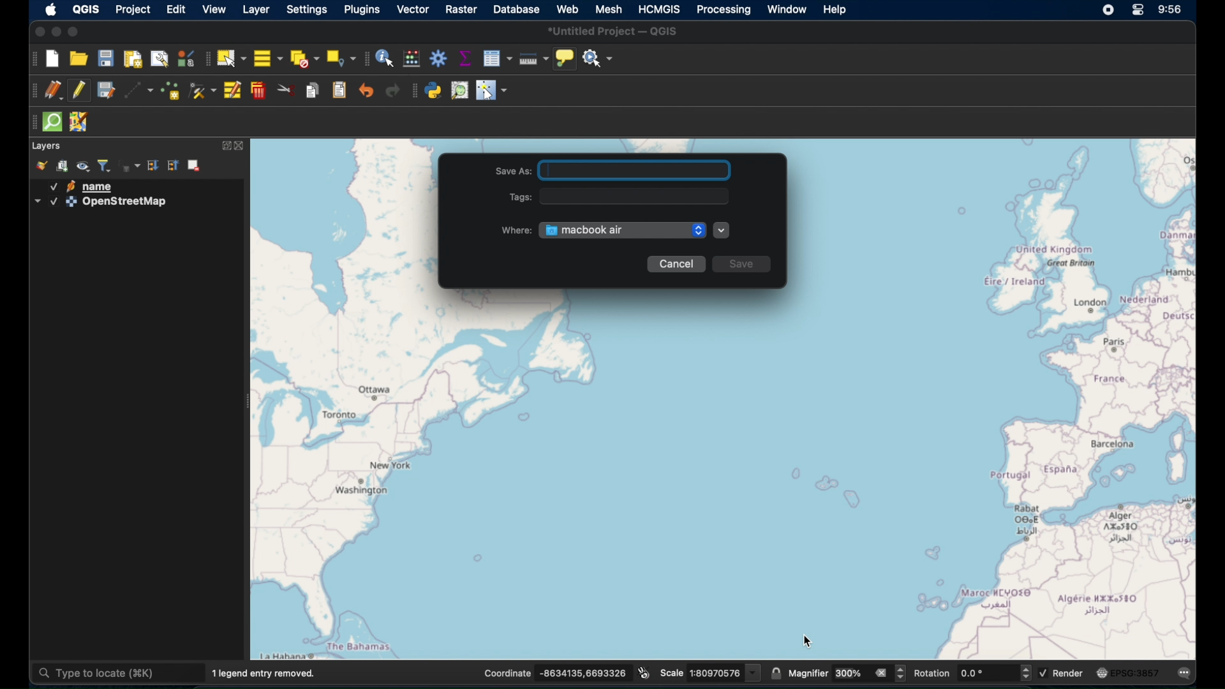 The height and width of the screenshot is (689, 1225). I want to click on project, so click(131, 10).